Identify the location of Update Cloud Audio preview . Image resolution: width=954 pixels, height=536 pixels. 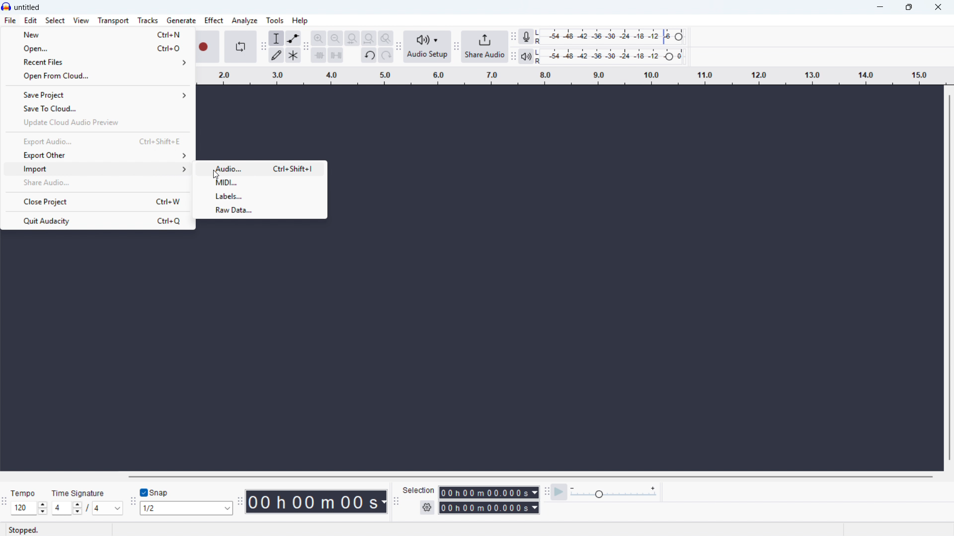
(96, 124).